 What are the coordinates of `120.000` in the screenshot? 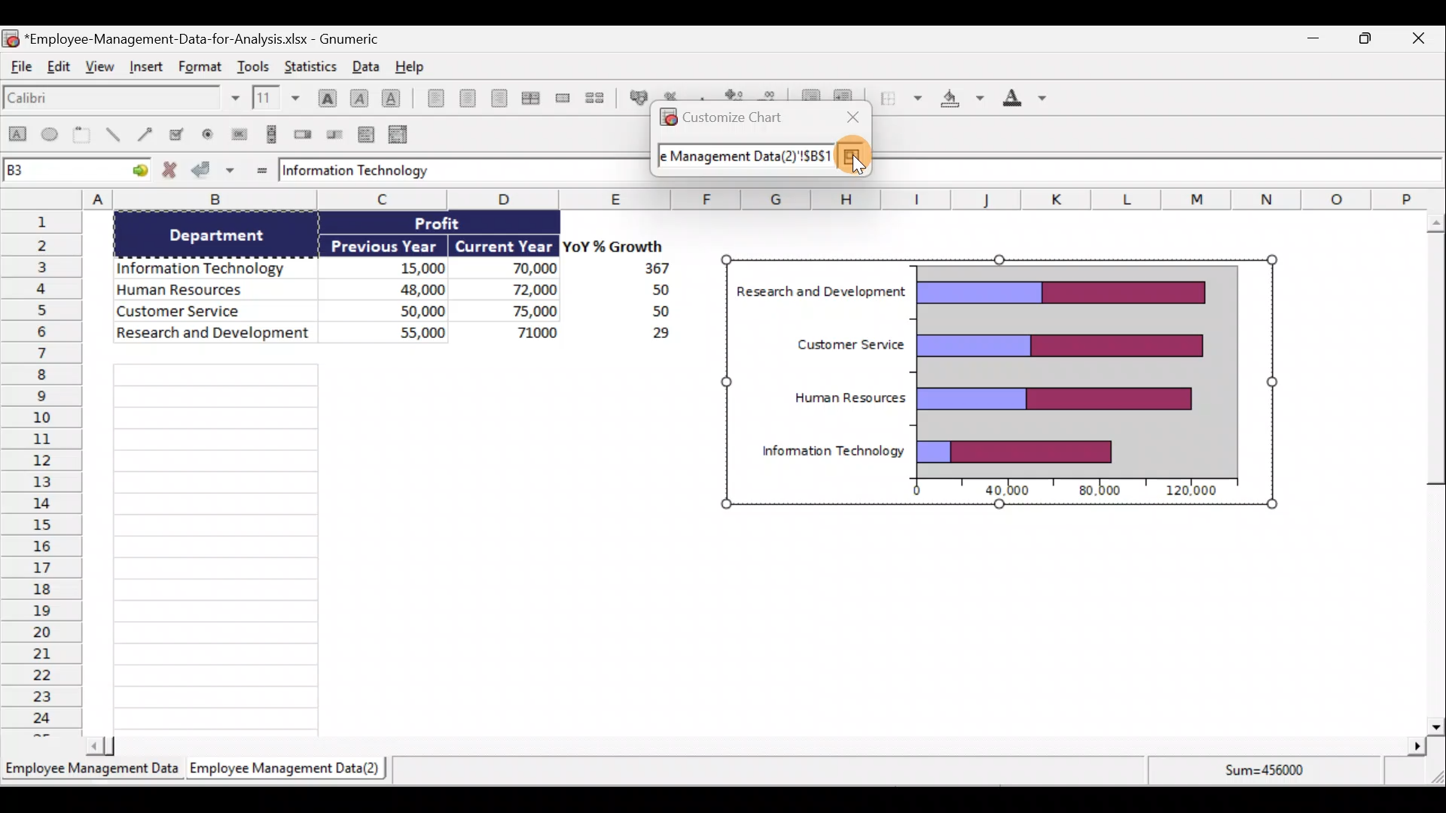 It's located at (1194, 491).